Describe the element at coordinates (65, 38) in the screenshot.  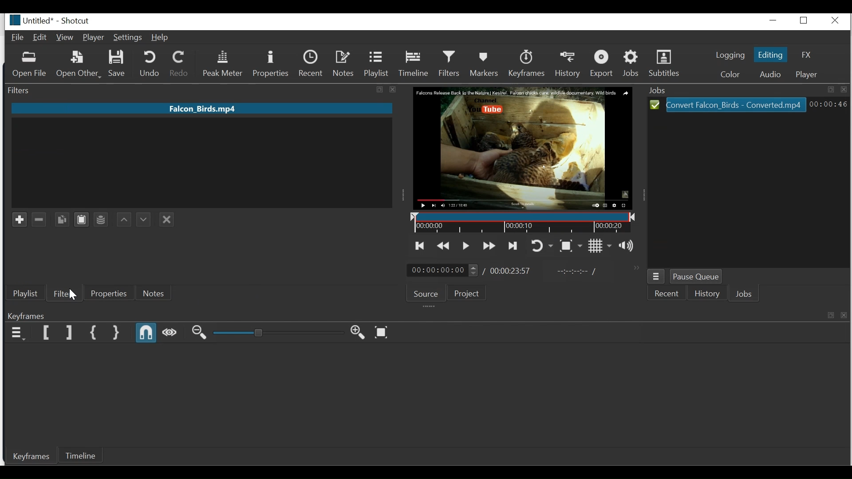
I see `View` at that location.